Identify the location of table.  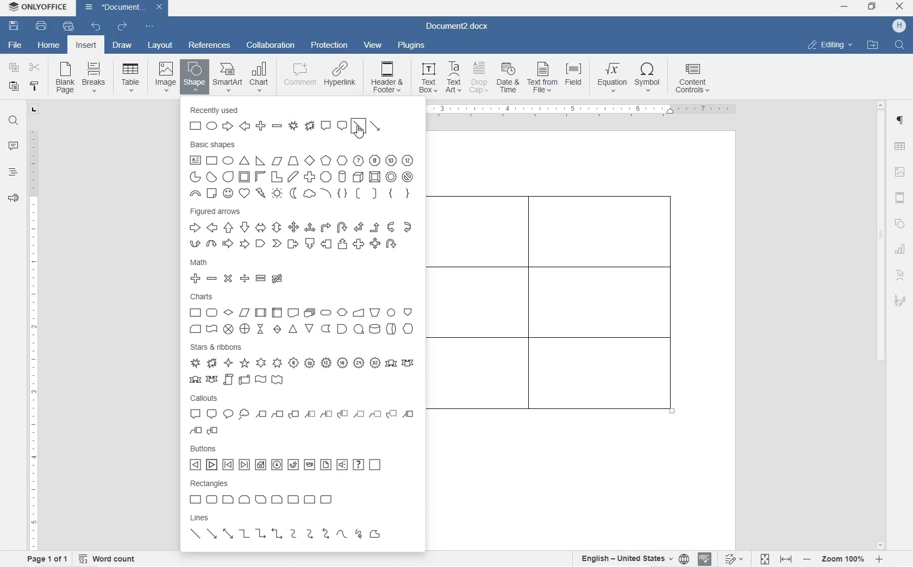
(562, 313).